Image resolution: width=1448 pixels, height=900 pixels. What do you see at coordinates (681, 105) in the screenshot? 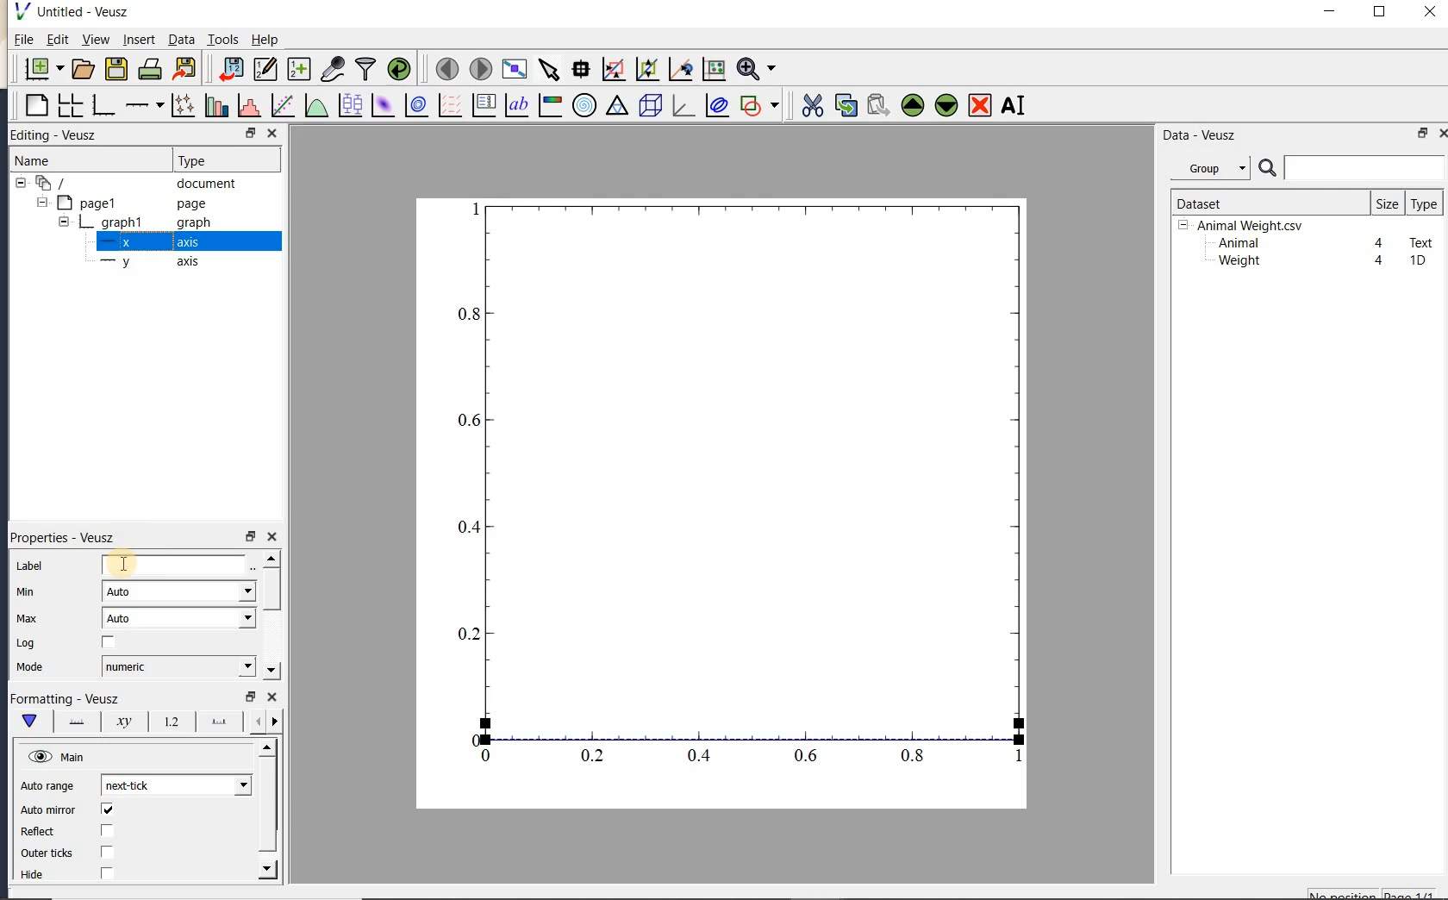
I see `3d graph` at bounding box center [681, 105].